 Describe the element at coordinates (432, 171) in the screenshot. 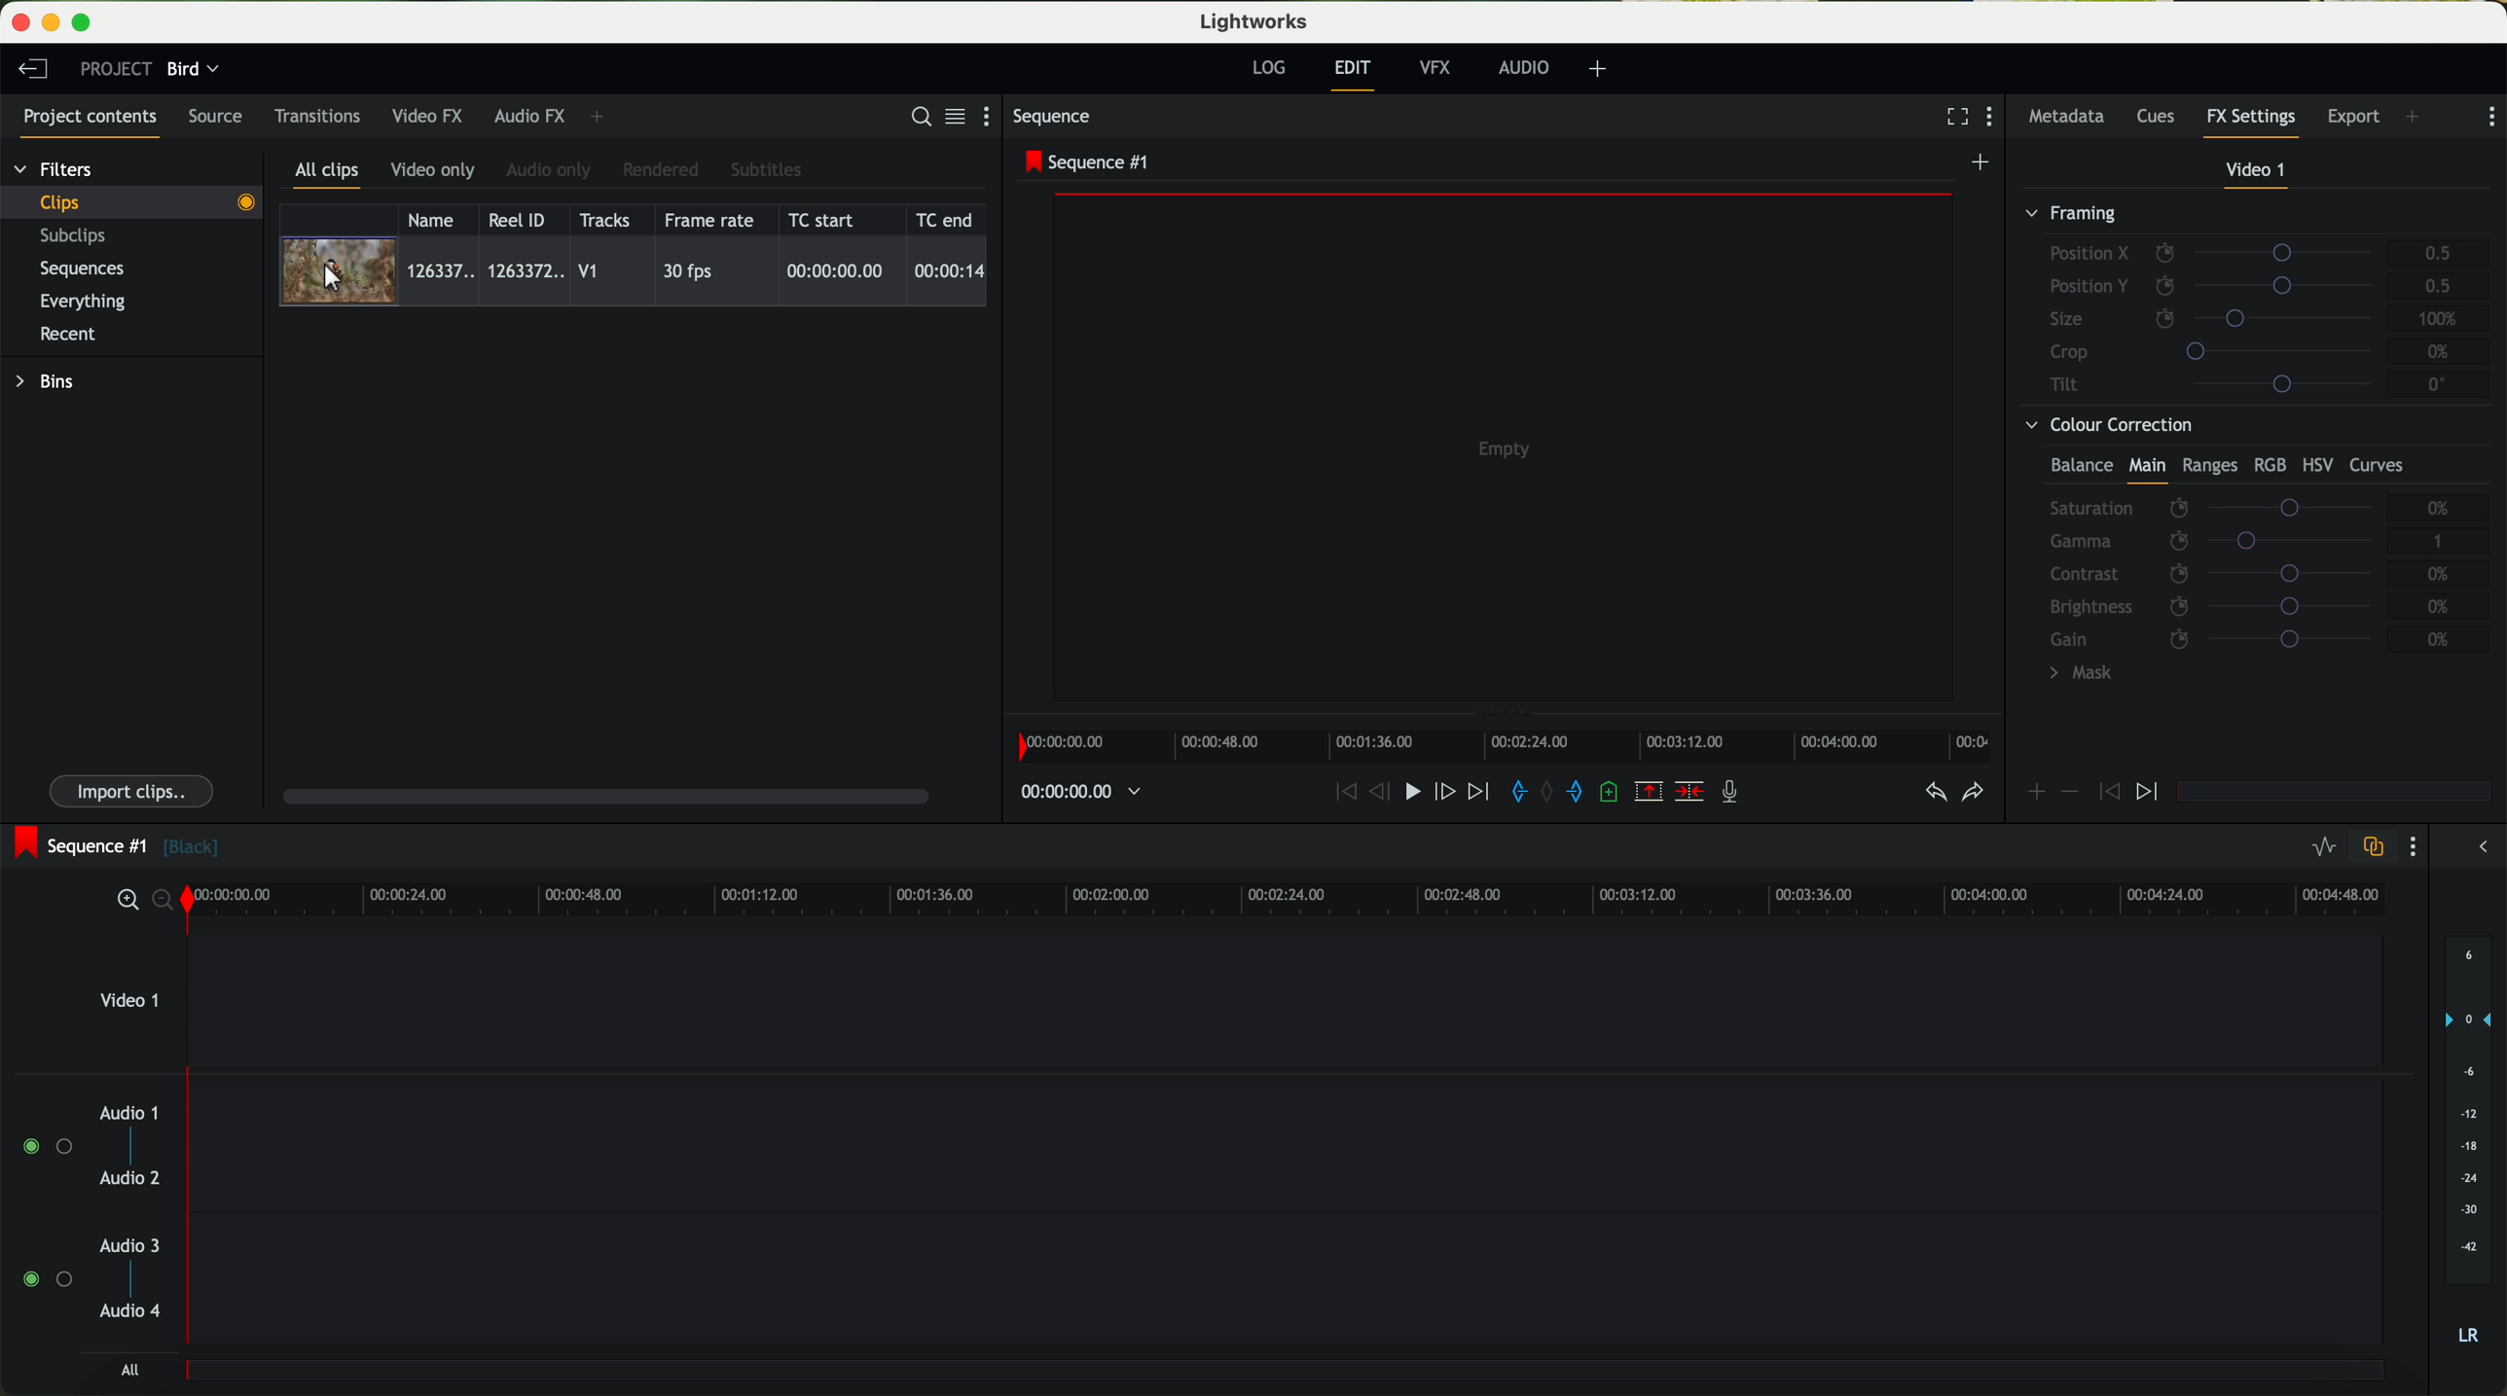

I see `video only` at that location.